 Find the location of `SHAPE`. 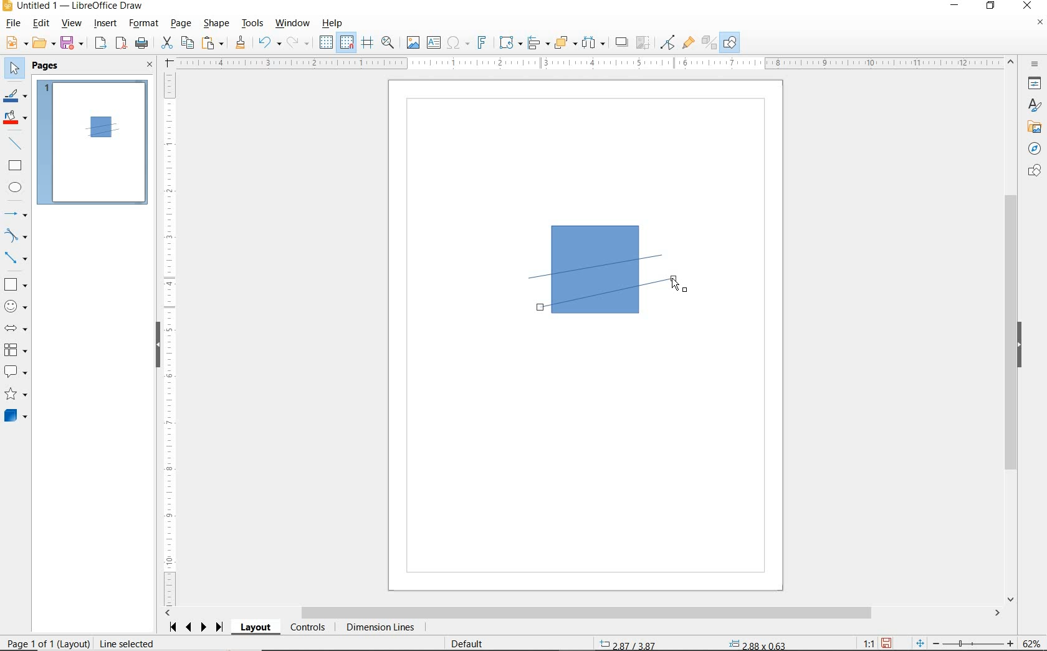

SHAPE is located at coordinates (216, 24).